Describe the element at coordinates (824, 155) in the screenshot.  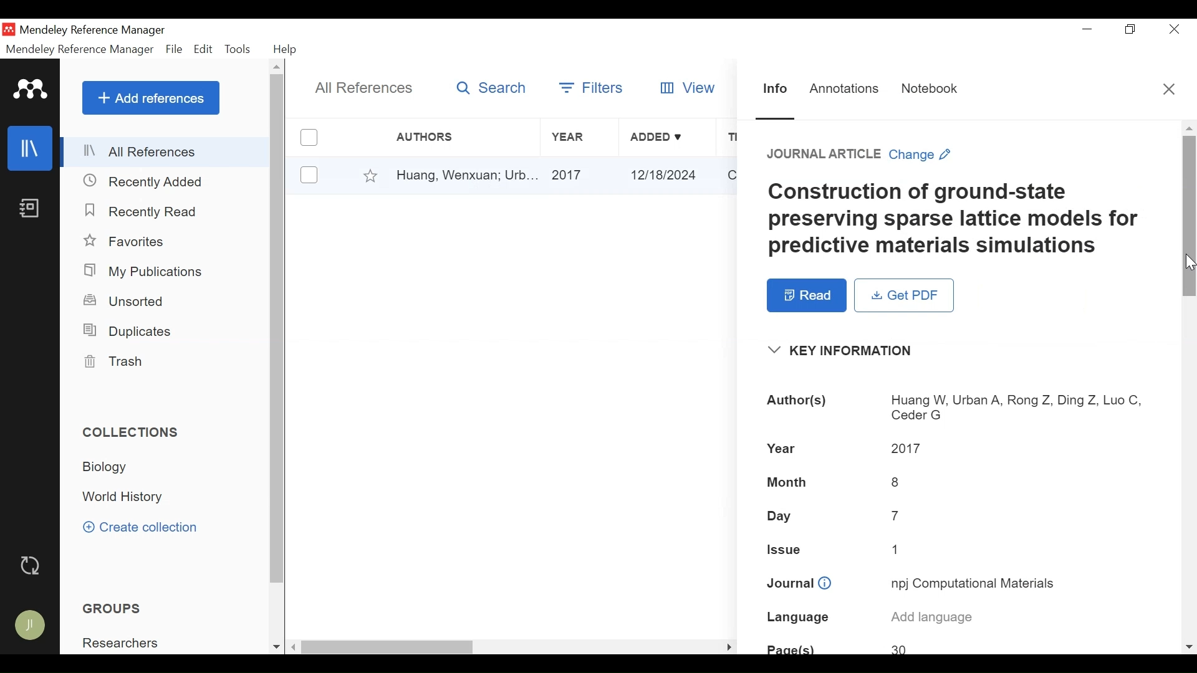
I see `JOURNAL ARTICLE` at that location.